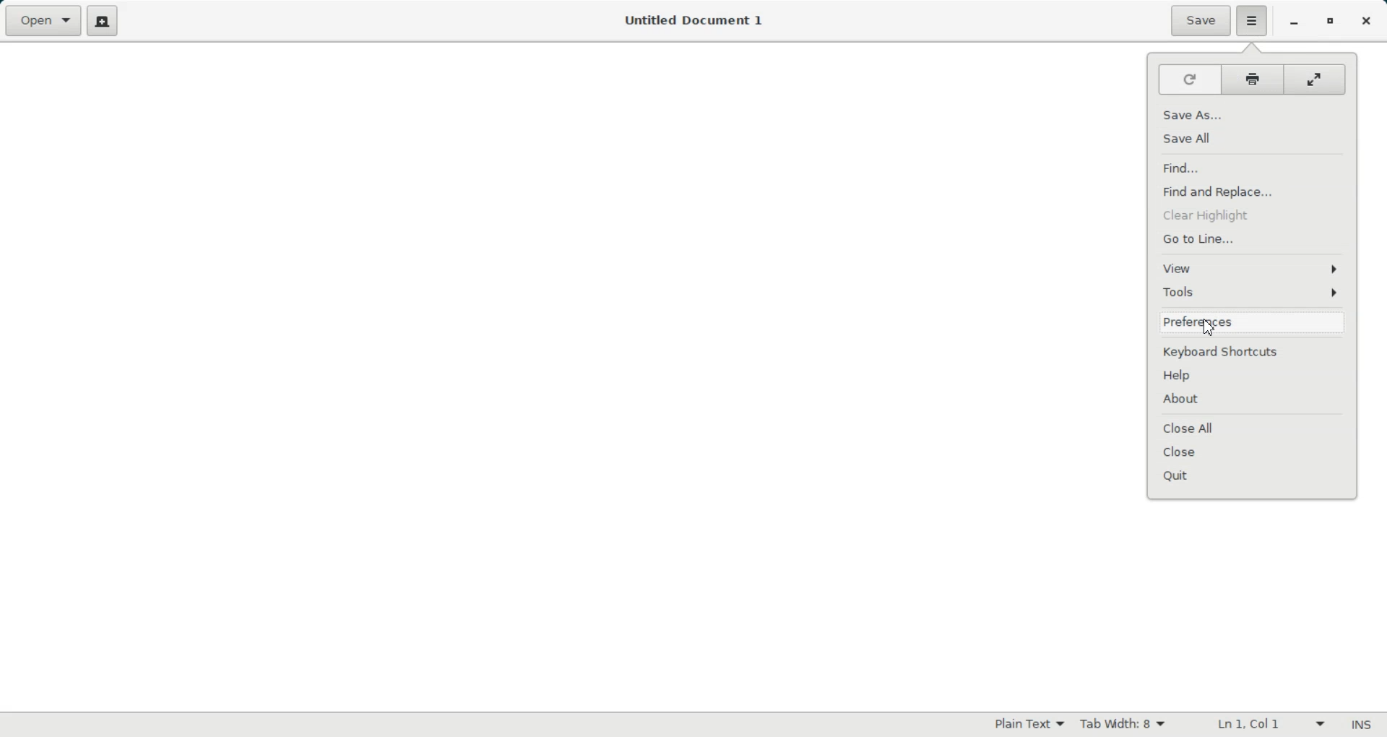 This screenshot has height=737, width=1387. Describe the element at coordinates (1253, 322) in the screenshot. I see `Preferences` at that location.